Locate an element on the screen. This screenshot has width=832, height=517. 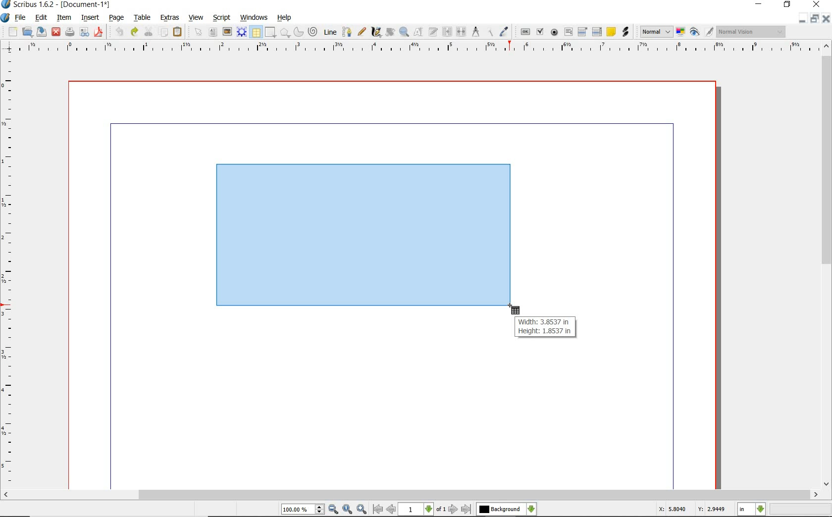
new is located at coordinates (13, 33).